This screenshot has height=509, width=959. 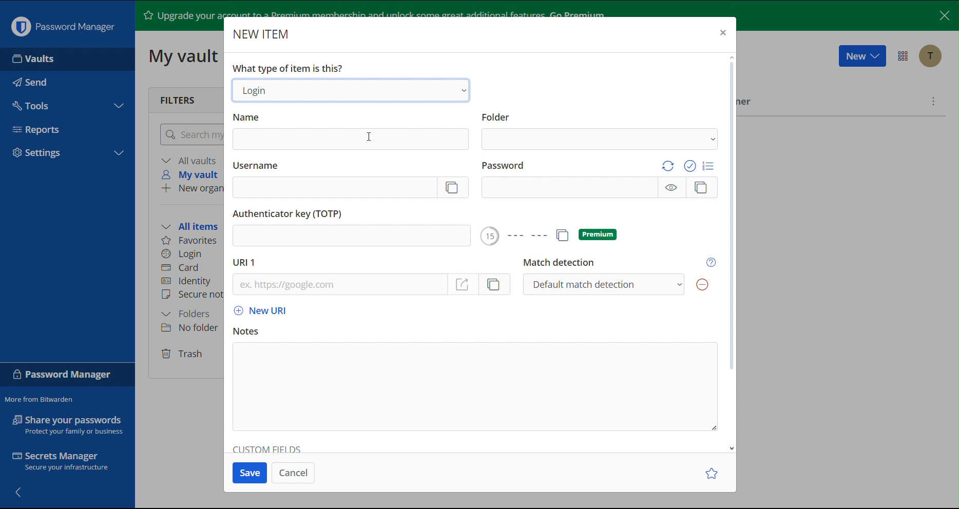 I want to click on URL 1, so click(x=245, y=262).